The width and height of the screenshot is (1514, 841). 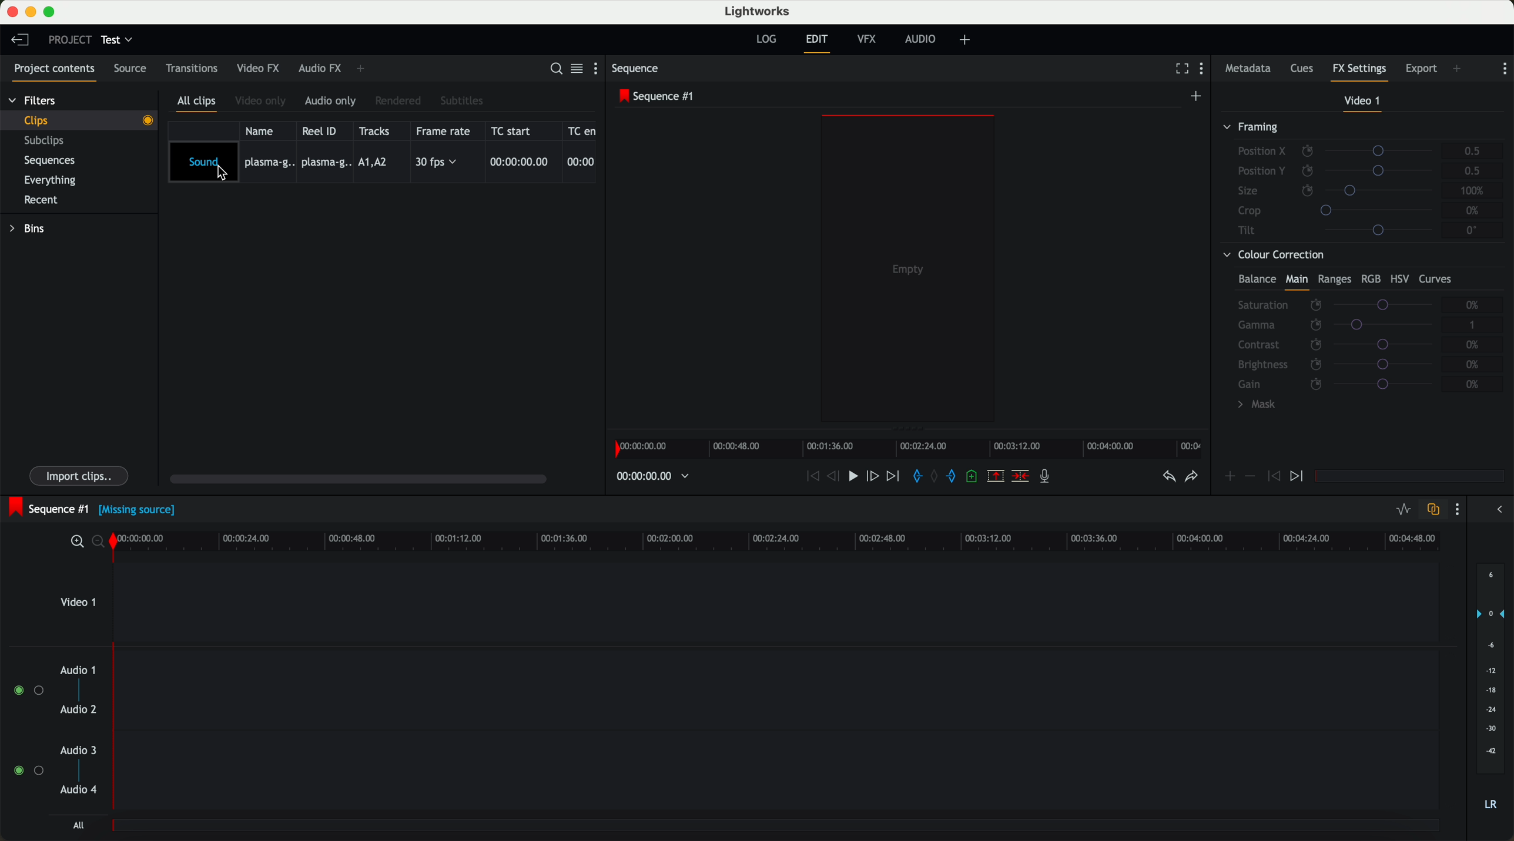 I want to click on audio output level, so click(x=1491, y=694).